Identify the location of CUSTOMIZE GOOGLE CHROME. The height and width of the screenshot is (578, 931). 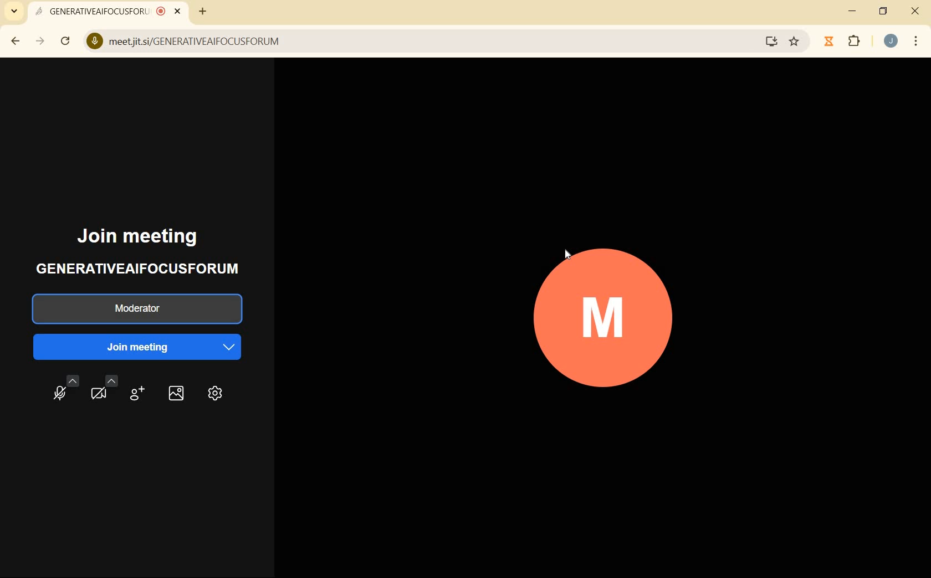
(915, 41).